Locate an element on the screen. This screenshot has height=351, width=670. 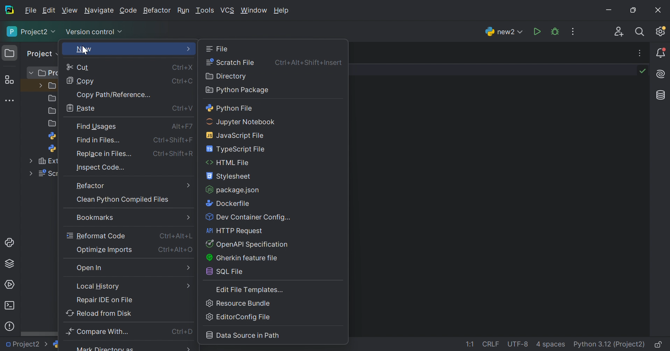
Tools is located at coordinates (205, 10).